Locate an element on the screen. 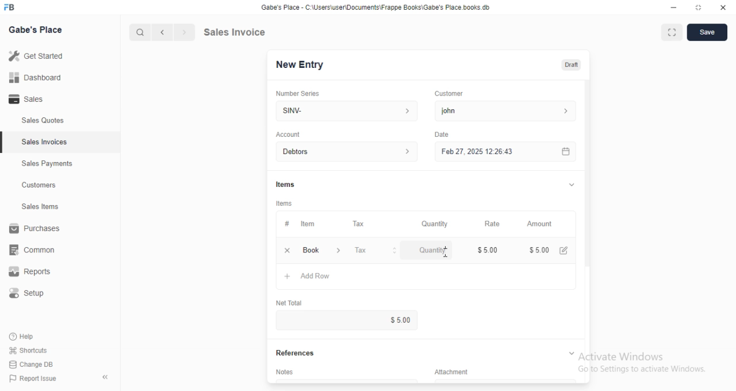 The width and height of the screenshot is (736, 391). Expand is located at coordinates (571, 352).